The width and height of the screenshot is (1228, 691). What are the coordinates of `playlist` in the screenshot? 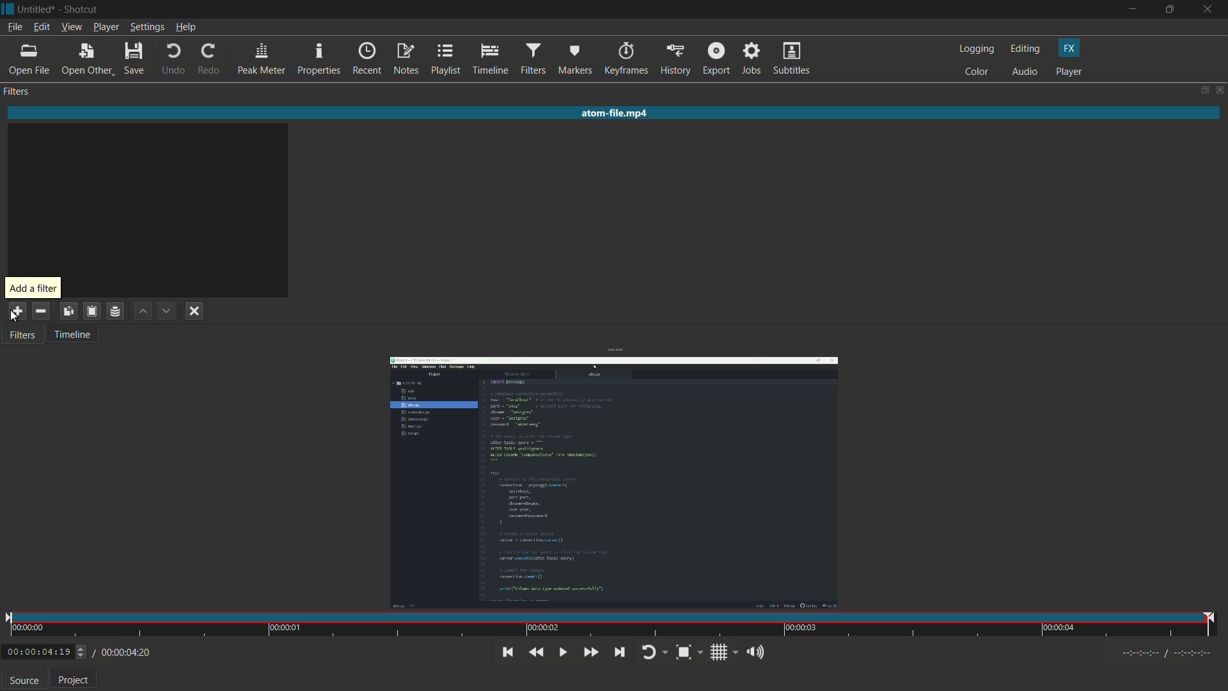 It's located at (445, 58).